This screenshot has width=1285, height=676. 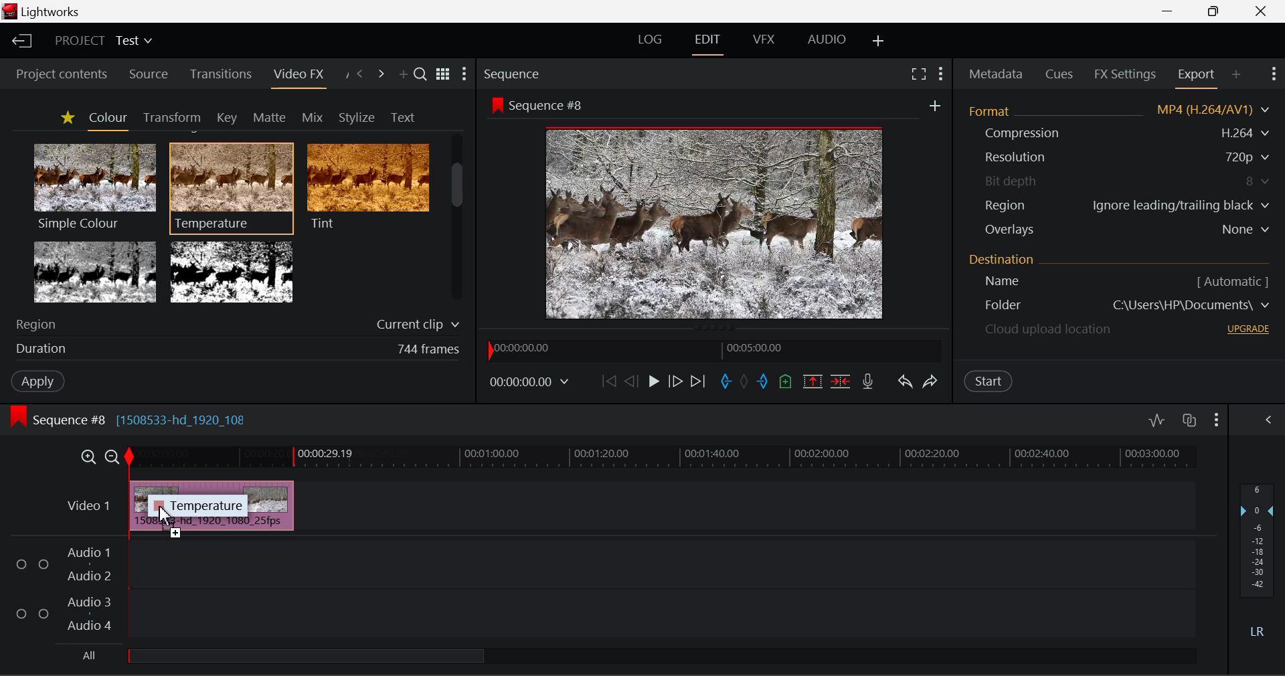 I want to click on Tint, so click(x=367, y=186).